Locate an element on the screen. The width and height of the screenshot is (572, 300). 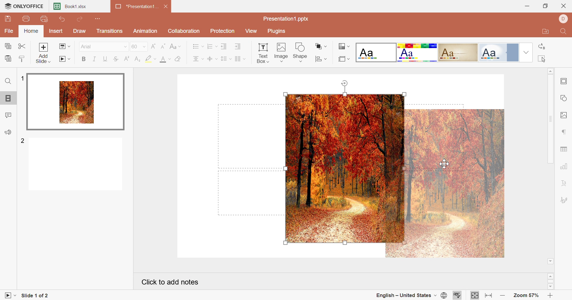
Click to add notes is located at coordinates (169, 282).